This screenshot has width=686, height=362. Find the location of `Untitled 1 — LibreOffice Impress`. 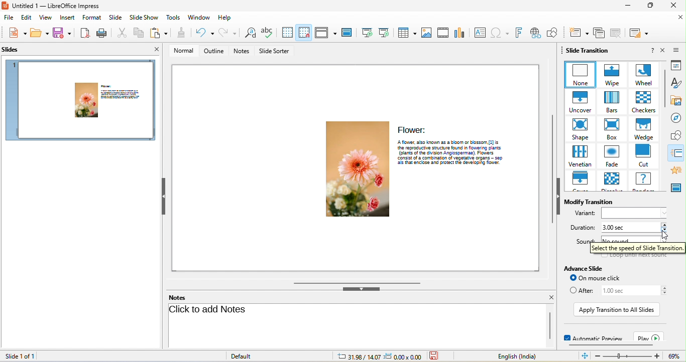

Untitled 1 — LibreOffice Impress is located at coordinates (53, 6).